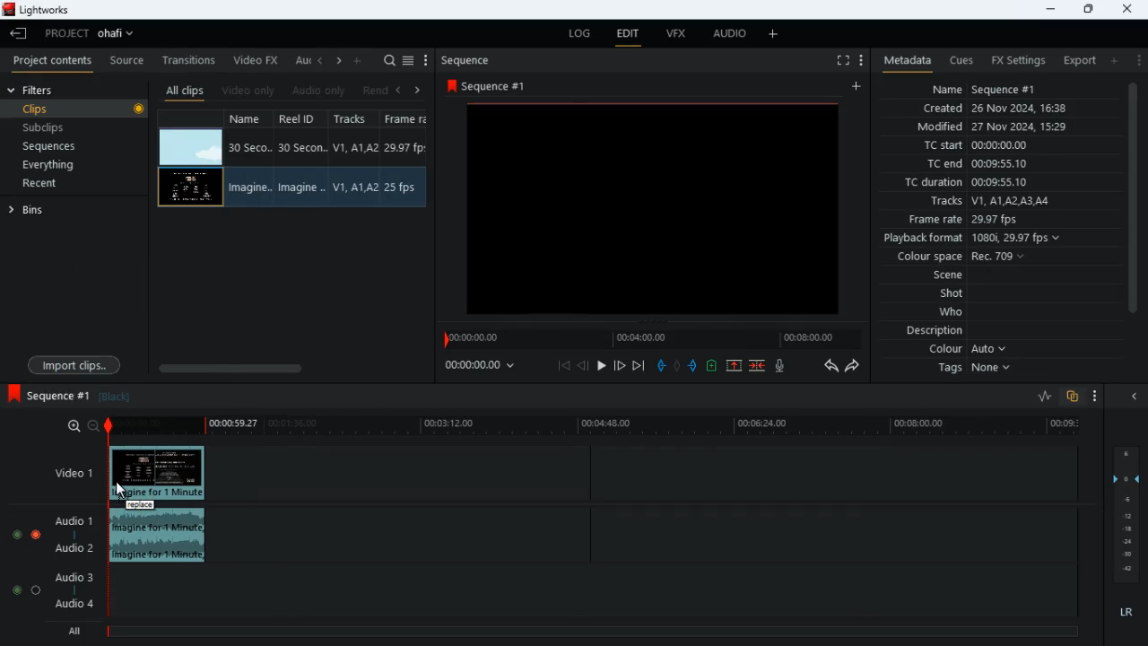 The image size is (1148, 646). What do you see at coordinates (303, 118) in the screenshot?
I see `real id` at bounding box center [303, 118].